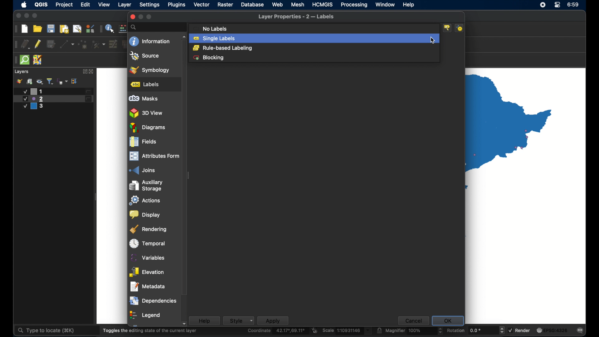 Image resolution: width=599 pixels, height=337 pixels. I want to click on no labels drop-down , so click(314, 28).